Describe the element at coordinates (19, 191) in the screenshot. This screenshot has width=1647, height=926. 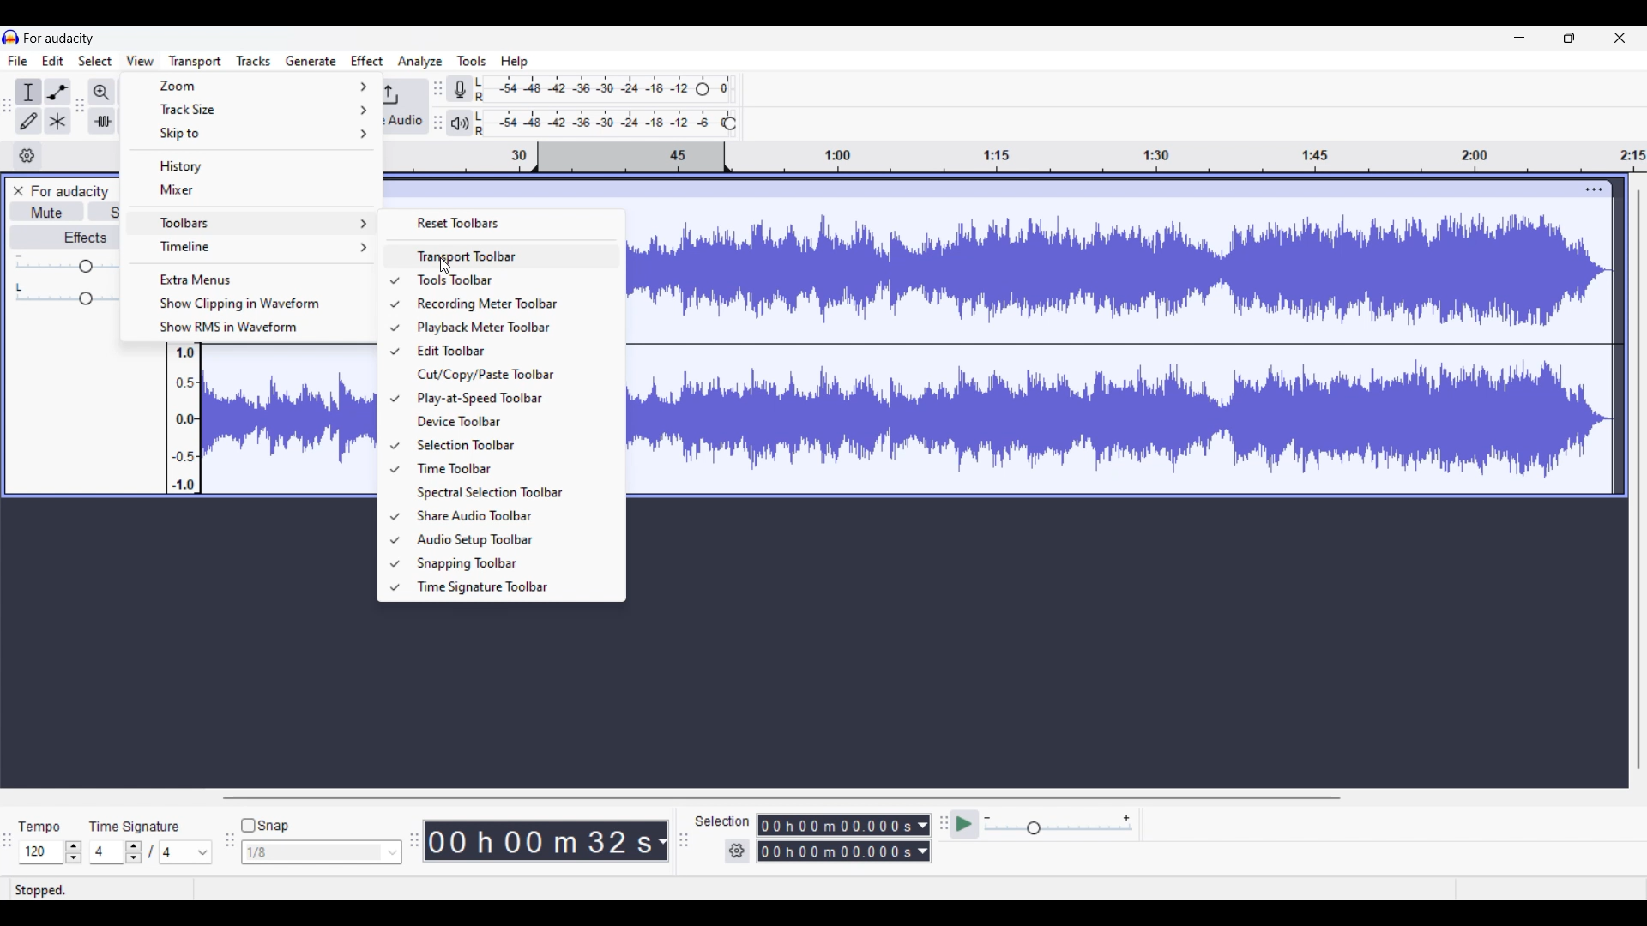
I see `Close track` at that location.